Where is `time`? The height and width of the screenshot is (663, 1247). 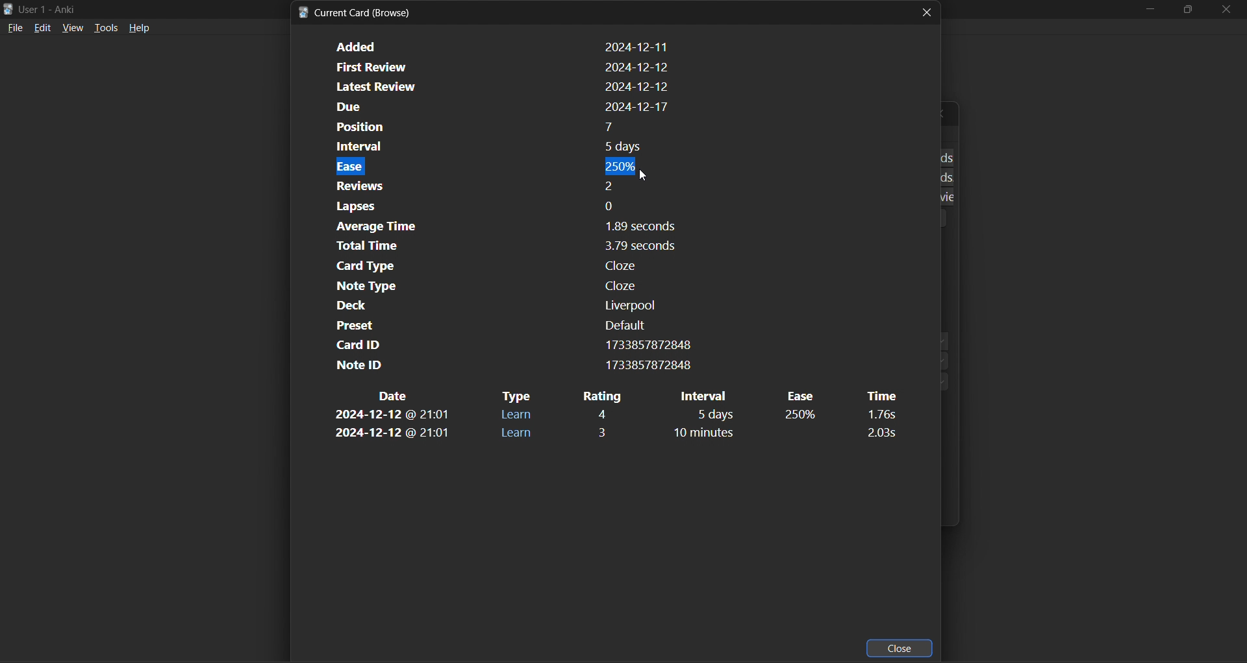 time is located at coordinates (879, 432).